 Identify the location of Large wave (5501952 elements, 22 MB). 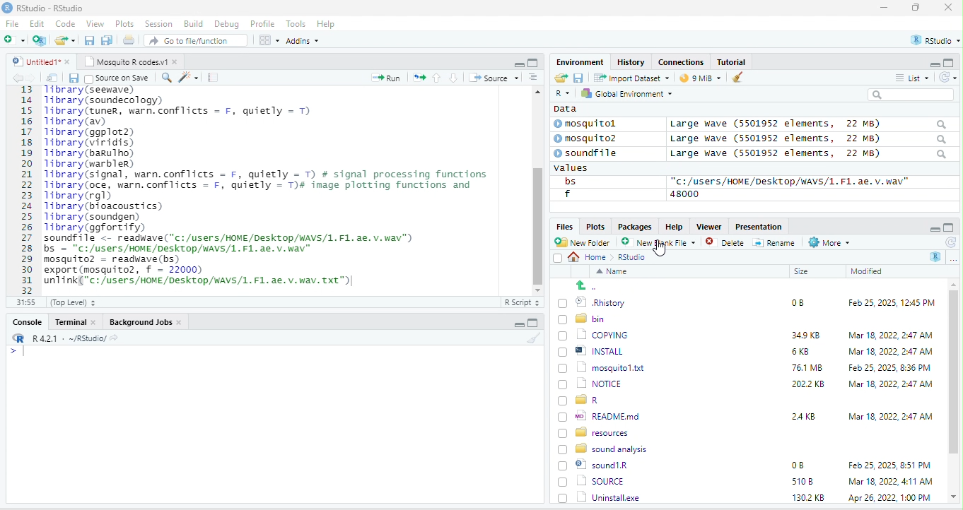
(809, 155).